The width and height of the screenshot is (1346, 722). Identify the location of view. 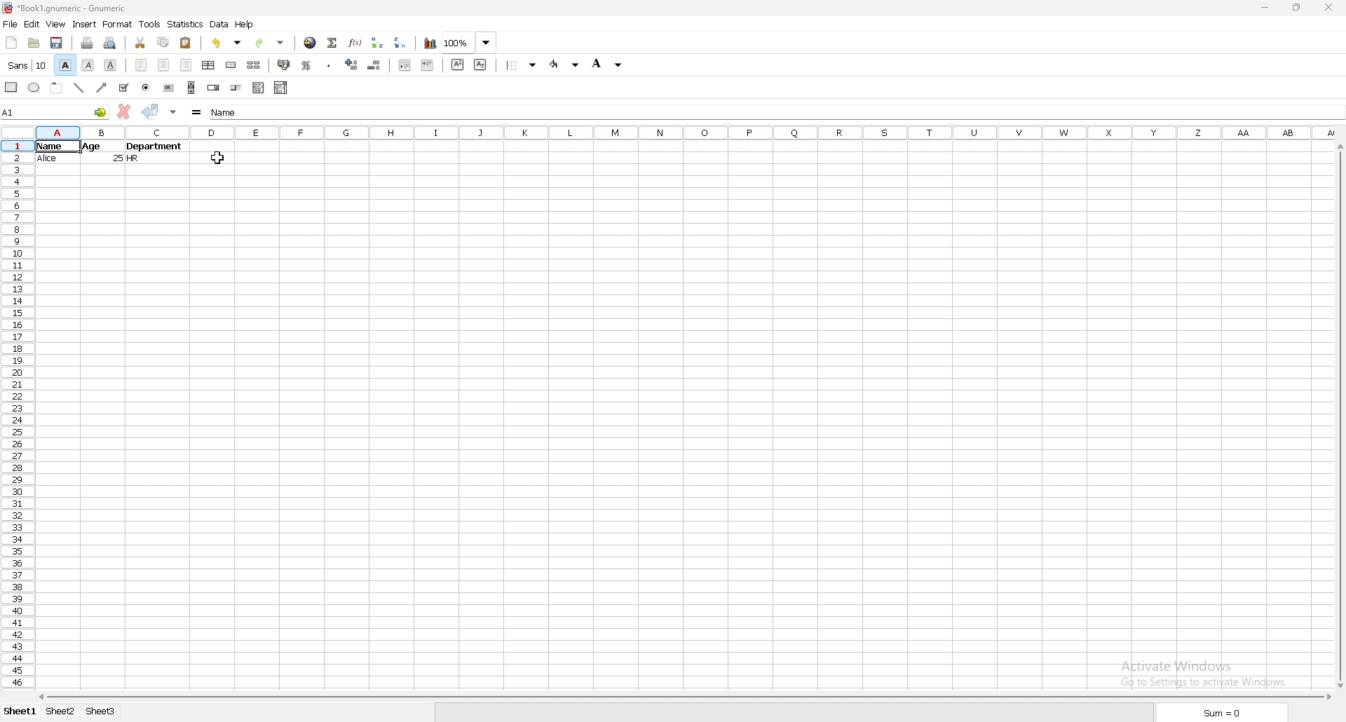
(56, 25).